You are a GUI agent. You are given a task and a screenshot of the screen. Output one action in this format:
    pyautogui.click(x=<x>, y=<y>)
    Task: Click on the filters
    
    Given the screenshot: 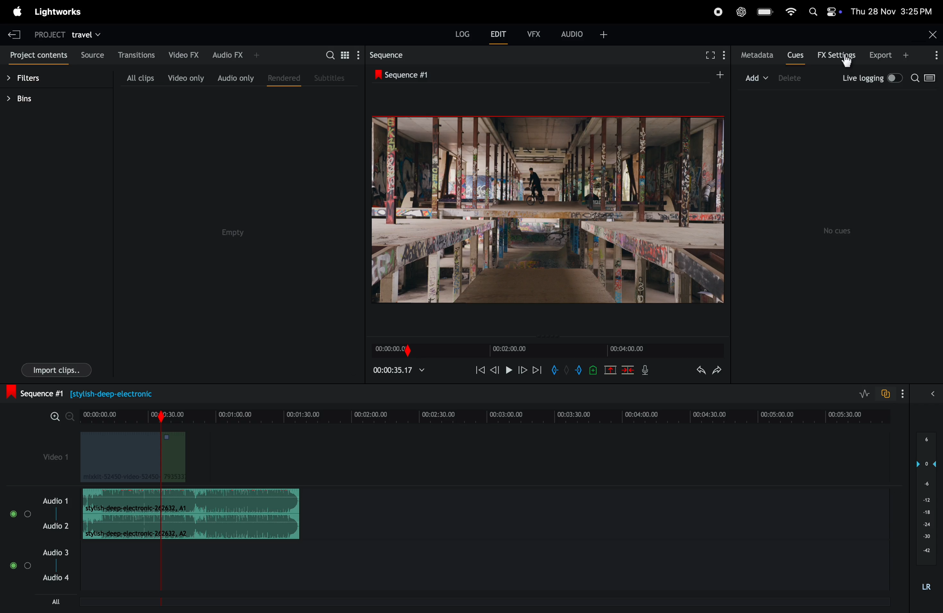 What is the action you would take?
    pyautogui.click(x=31, y=76)
    